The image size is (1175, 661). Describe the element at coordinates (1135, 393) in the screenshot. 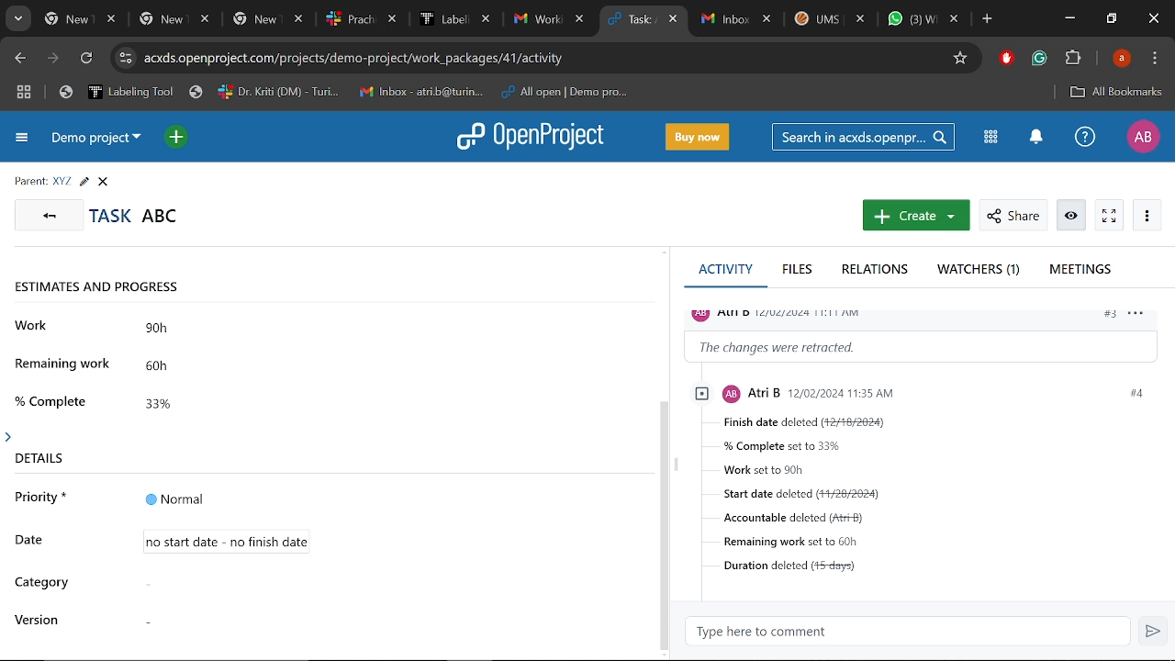

I see `#4` at that location.